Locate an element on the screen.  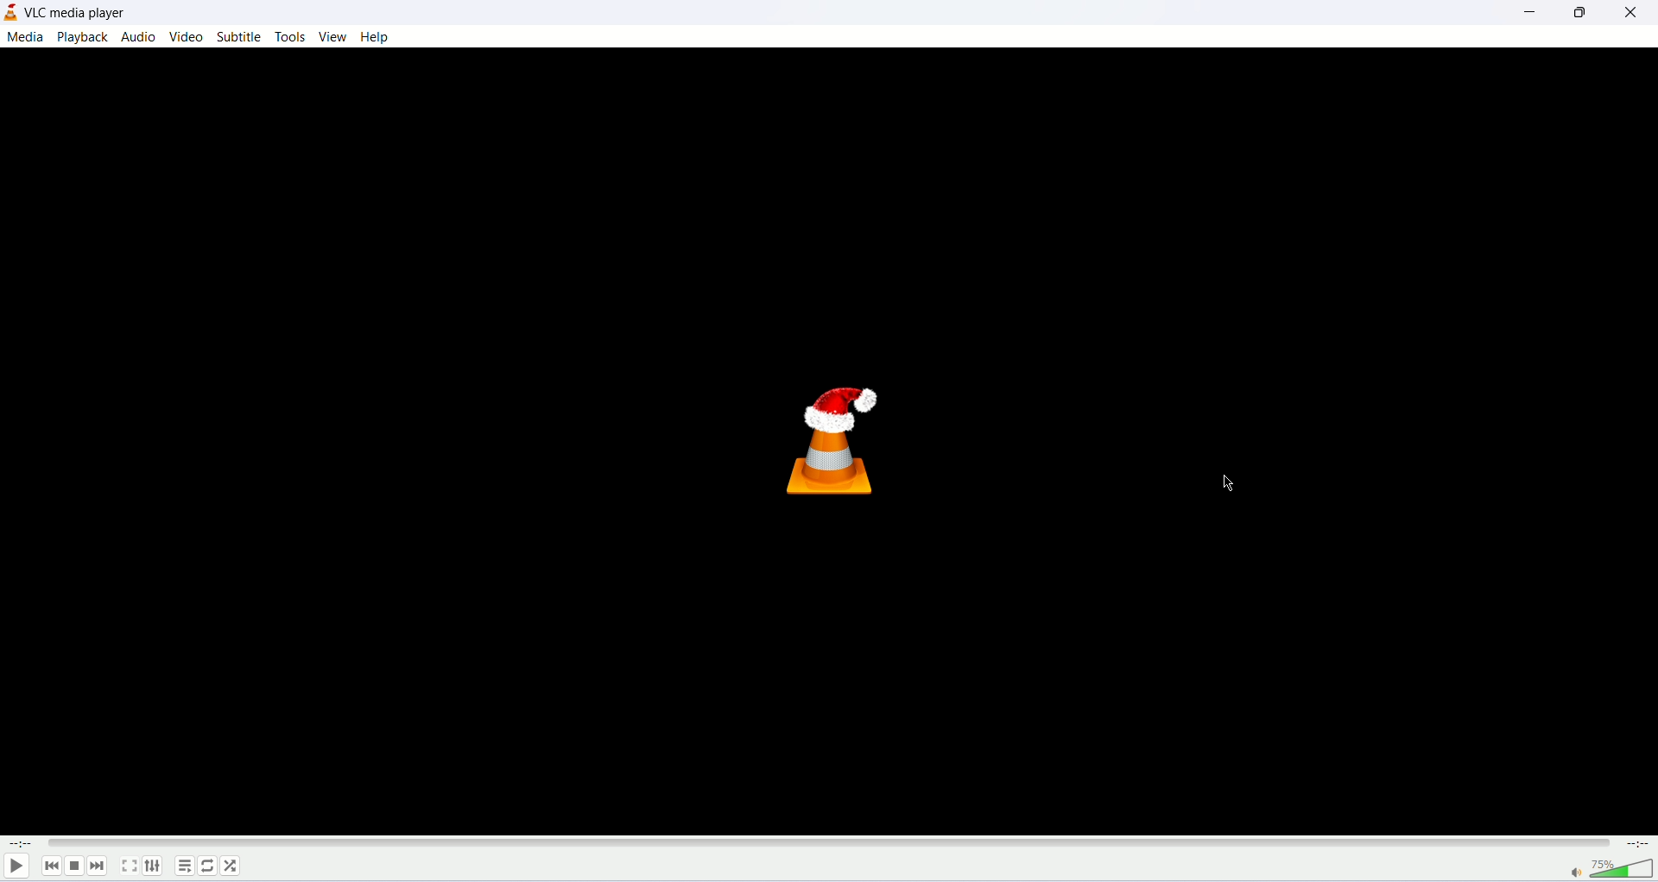
play/pause is located at coordinates (17, 868).